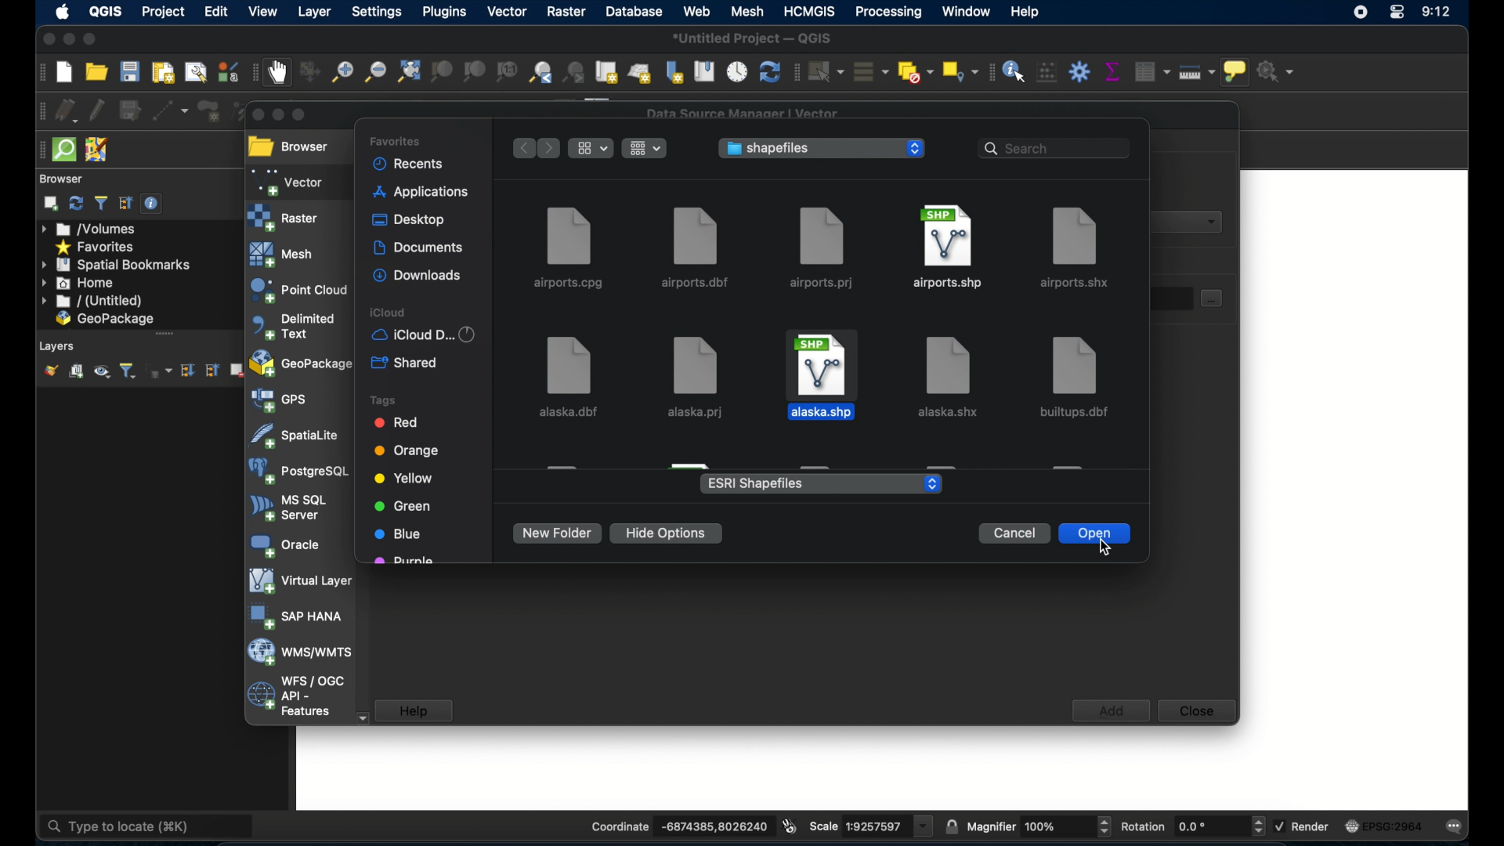 This screenshot has height=846, width=1504. I want to click on blue, so click(397, 533).